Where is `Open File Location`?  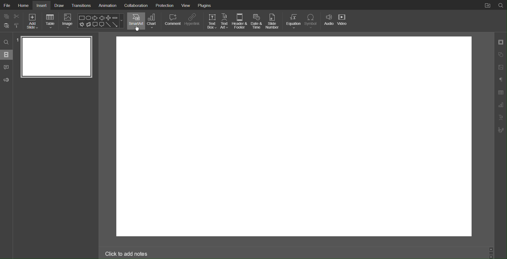
Open File Location is located at coordinates (486, 4).